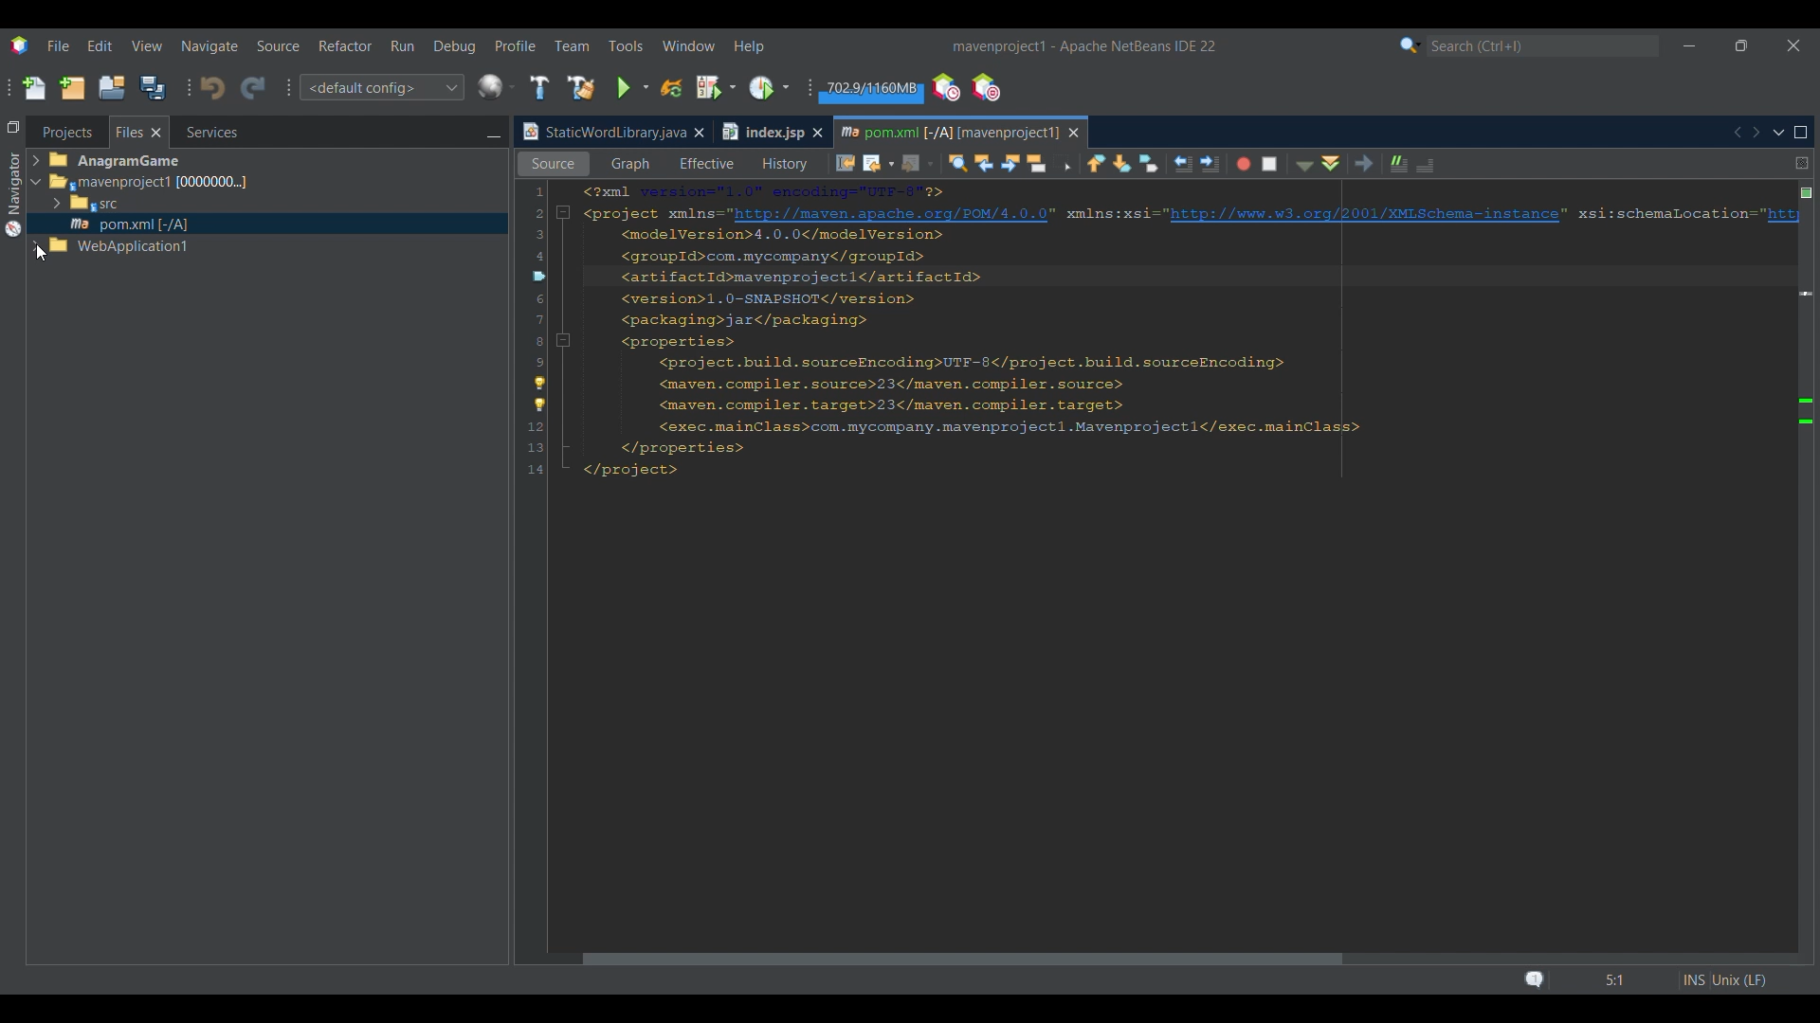  What do you see at coordinates (1124, 163) in the screenshot?
I see `Next bookmark` at bounding box center [1124, 163].